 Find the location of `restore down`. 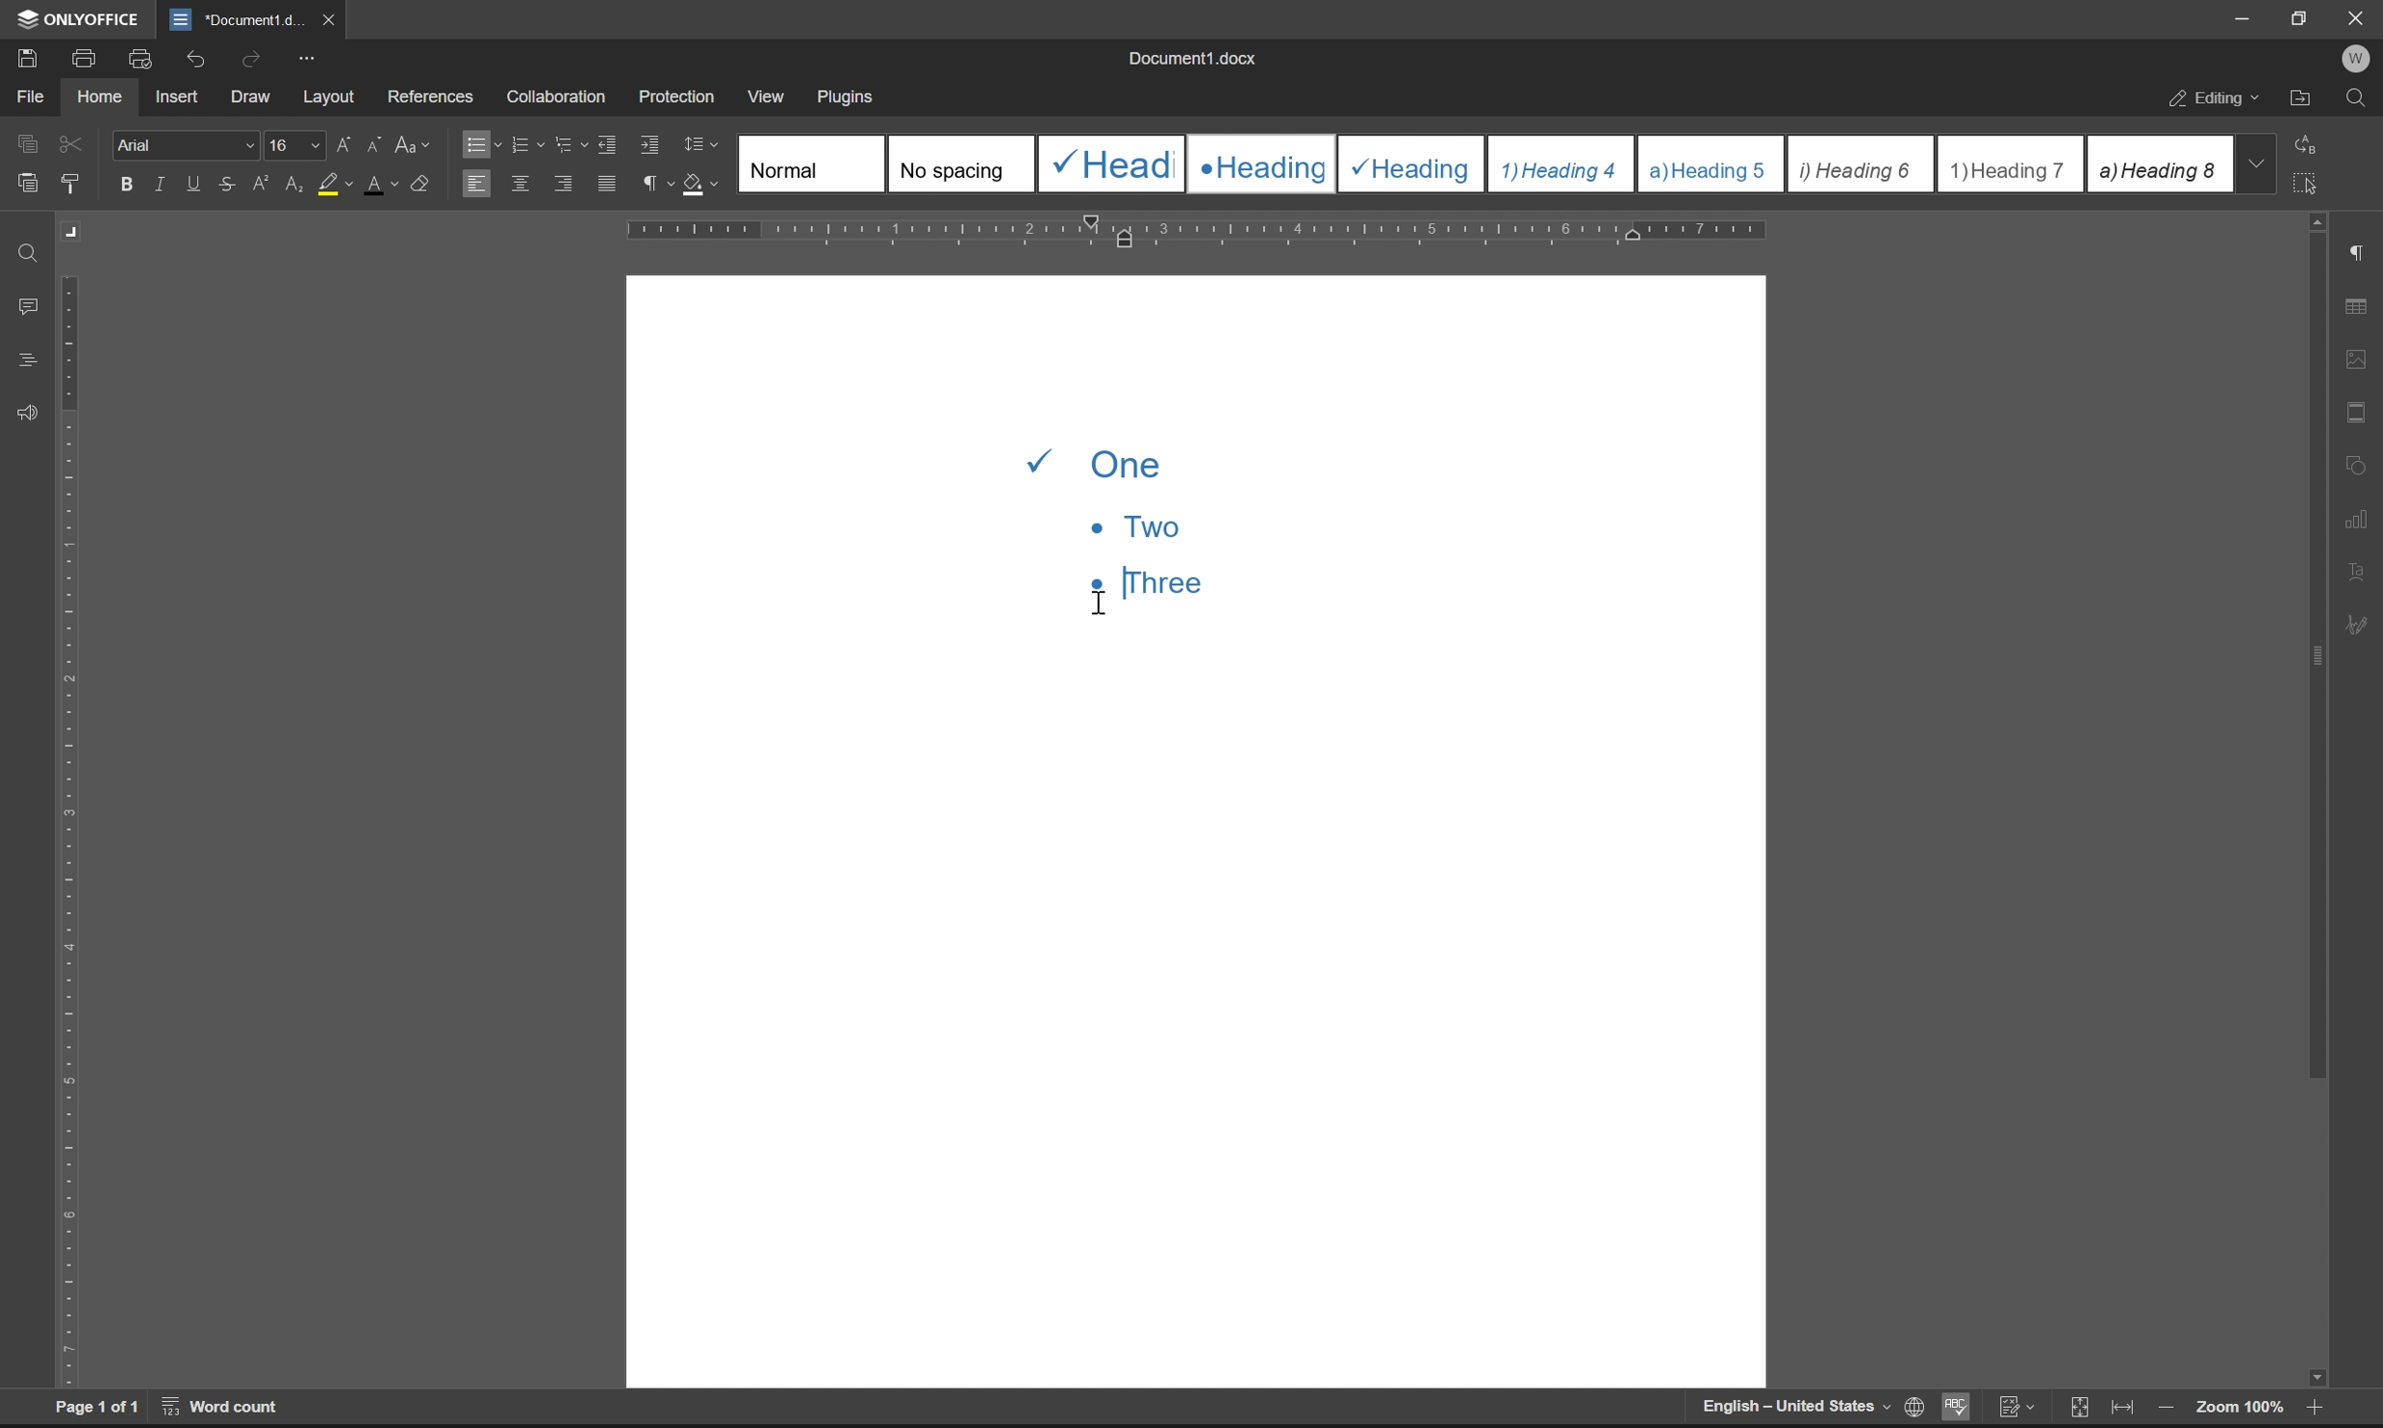

restore down is located at coordinates (2304, 17).